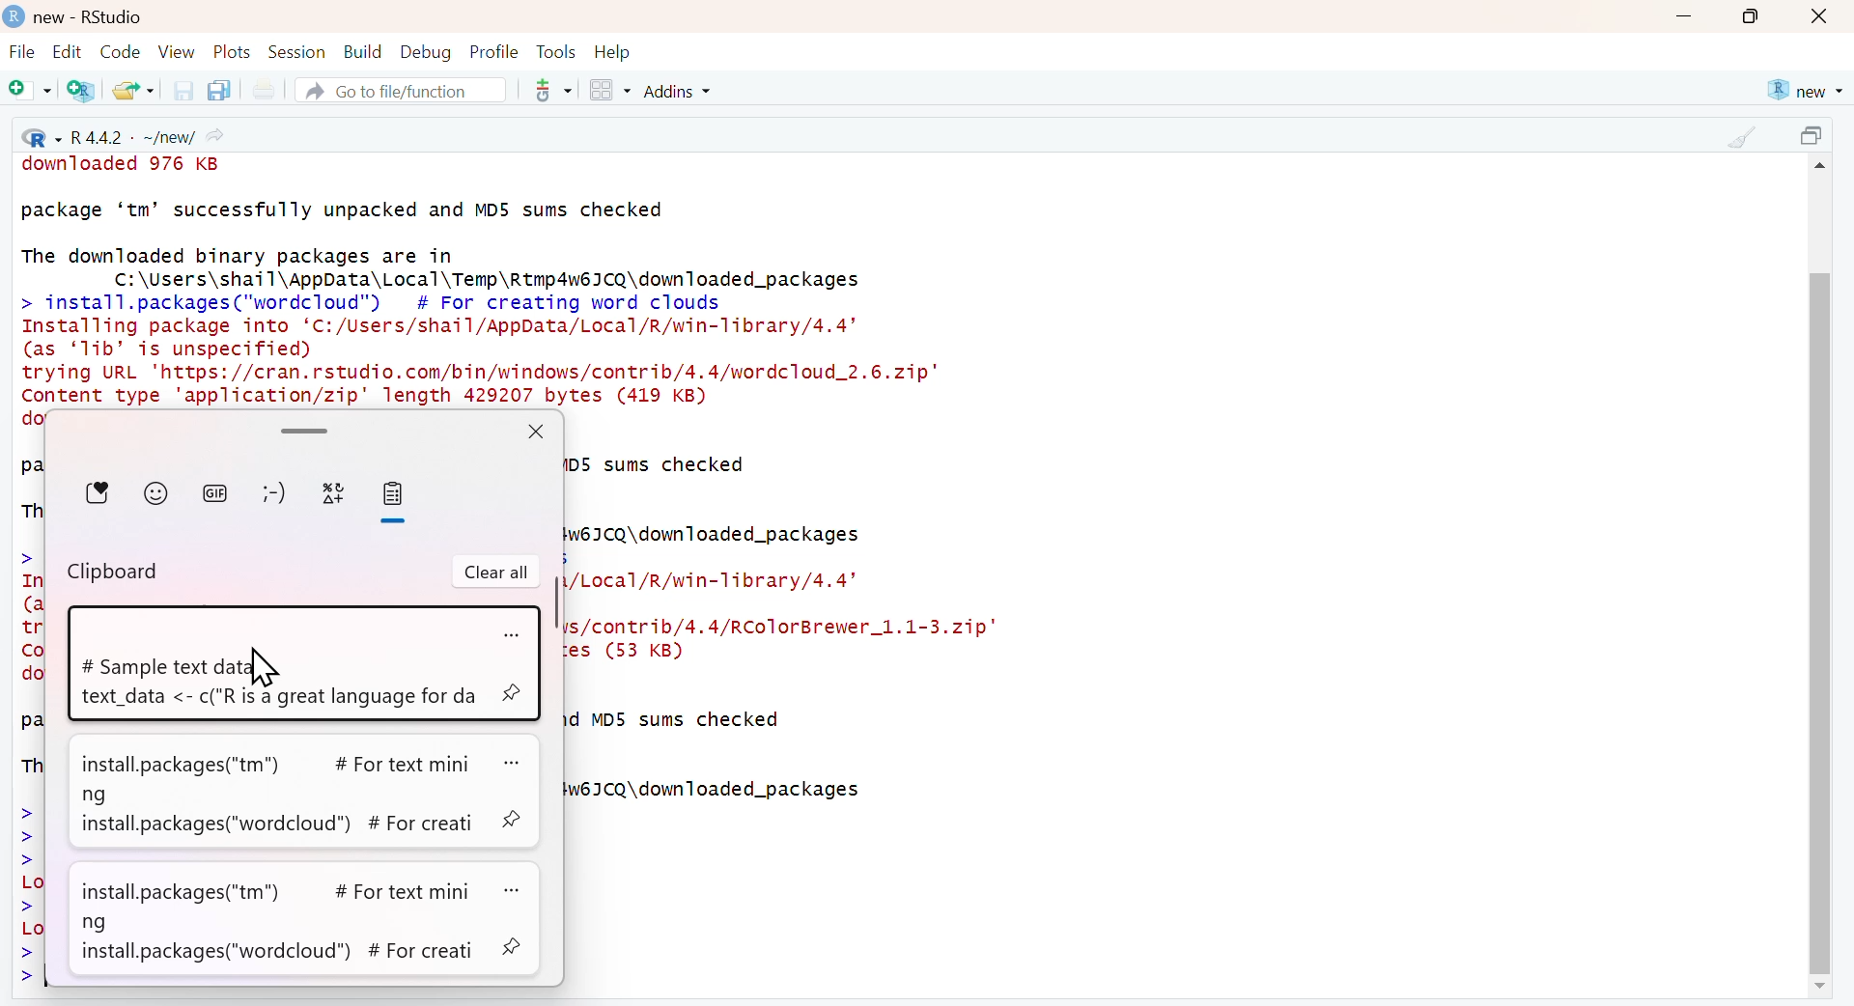 The height and width of the screenshot is (1006, 1854). What do you see at coordinates (281, 951) in the screenshot?
I see `install.packages("wordcloud") # For creati` at bounding box center [281, 951].